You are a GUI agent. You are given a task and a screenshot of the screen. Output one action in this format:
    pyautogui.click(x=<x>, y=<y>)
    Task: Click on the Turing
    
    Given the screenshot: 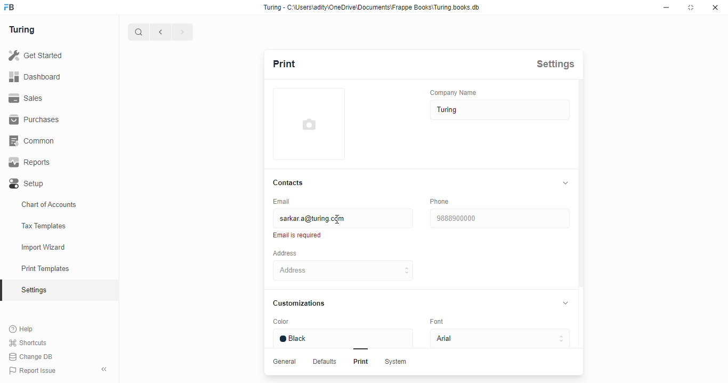 What is the action you would take?
    pyautogui.click(x=497, y=110)
    